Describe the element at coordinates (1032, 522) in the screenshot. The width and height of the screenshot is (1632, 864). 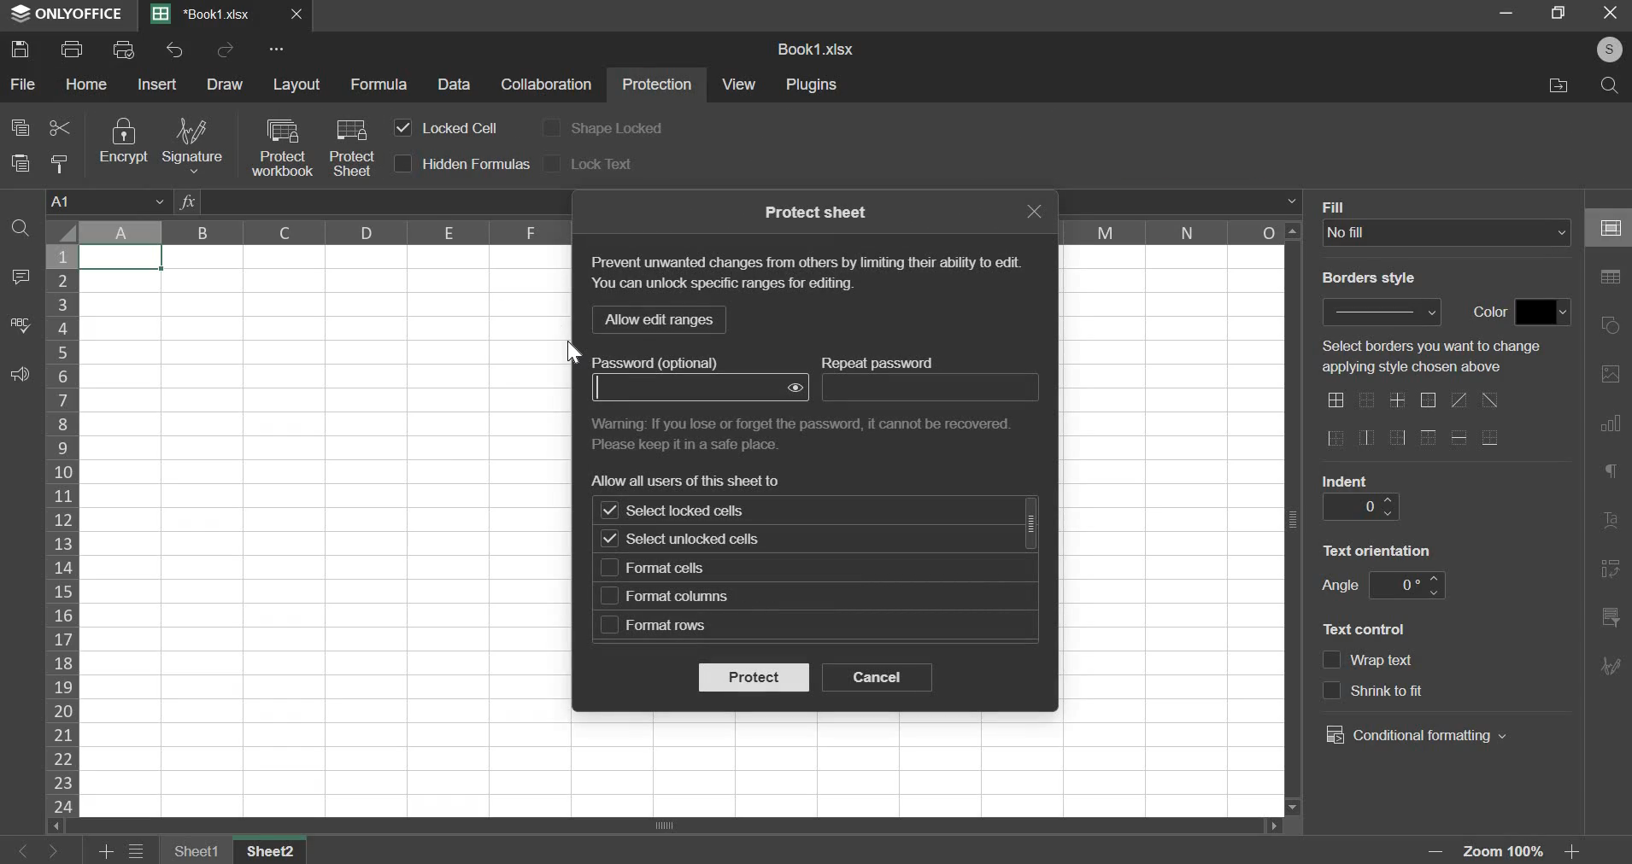
I see `scrollbar` at that location.